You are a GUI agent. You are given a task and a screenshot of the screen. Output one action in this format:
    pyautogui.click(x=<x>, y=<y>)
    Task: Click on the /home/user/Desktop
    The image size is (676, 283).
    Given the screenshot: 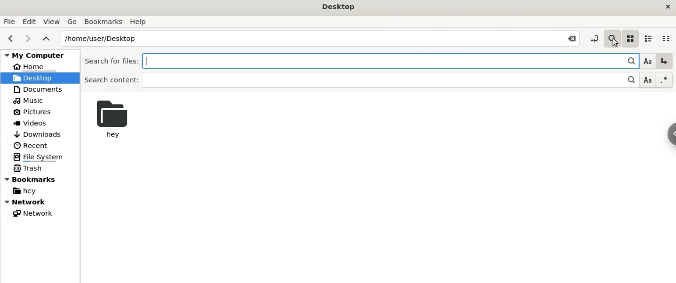 What is the action you would take?
    pyautogui.click(x=305, y=38)
    